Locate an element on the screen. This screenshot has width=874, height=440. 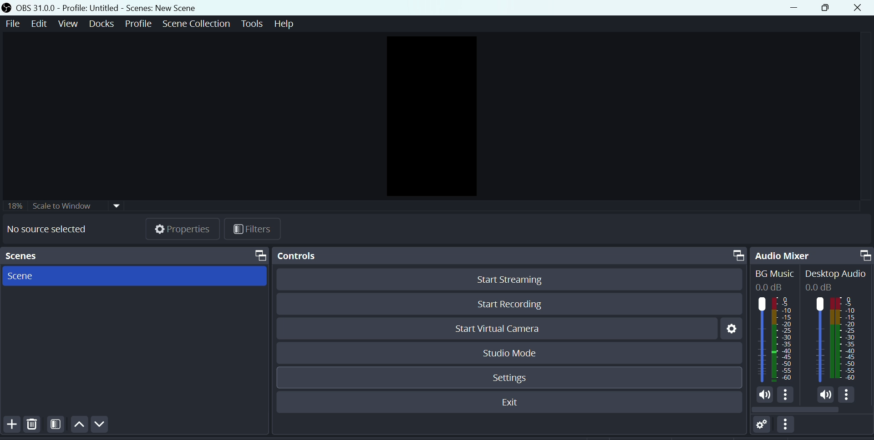
Close is located at coordinates (860, 8).